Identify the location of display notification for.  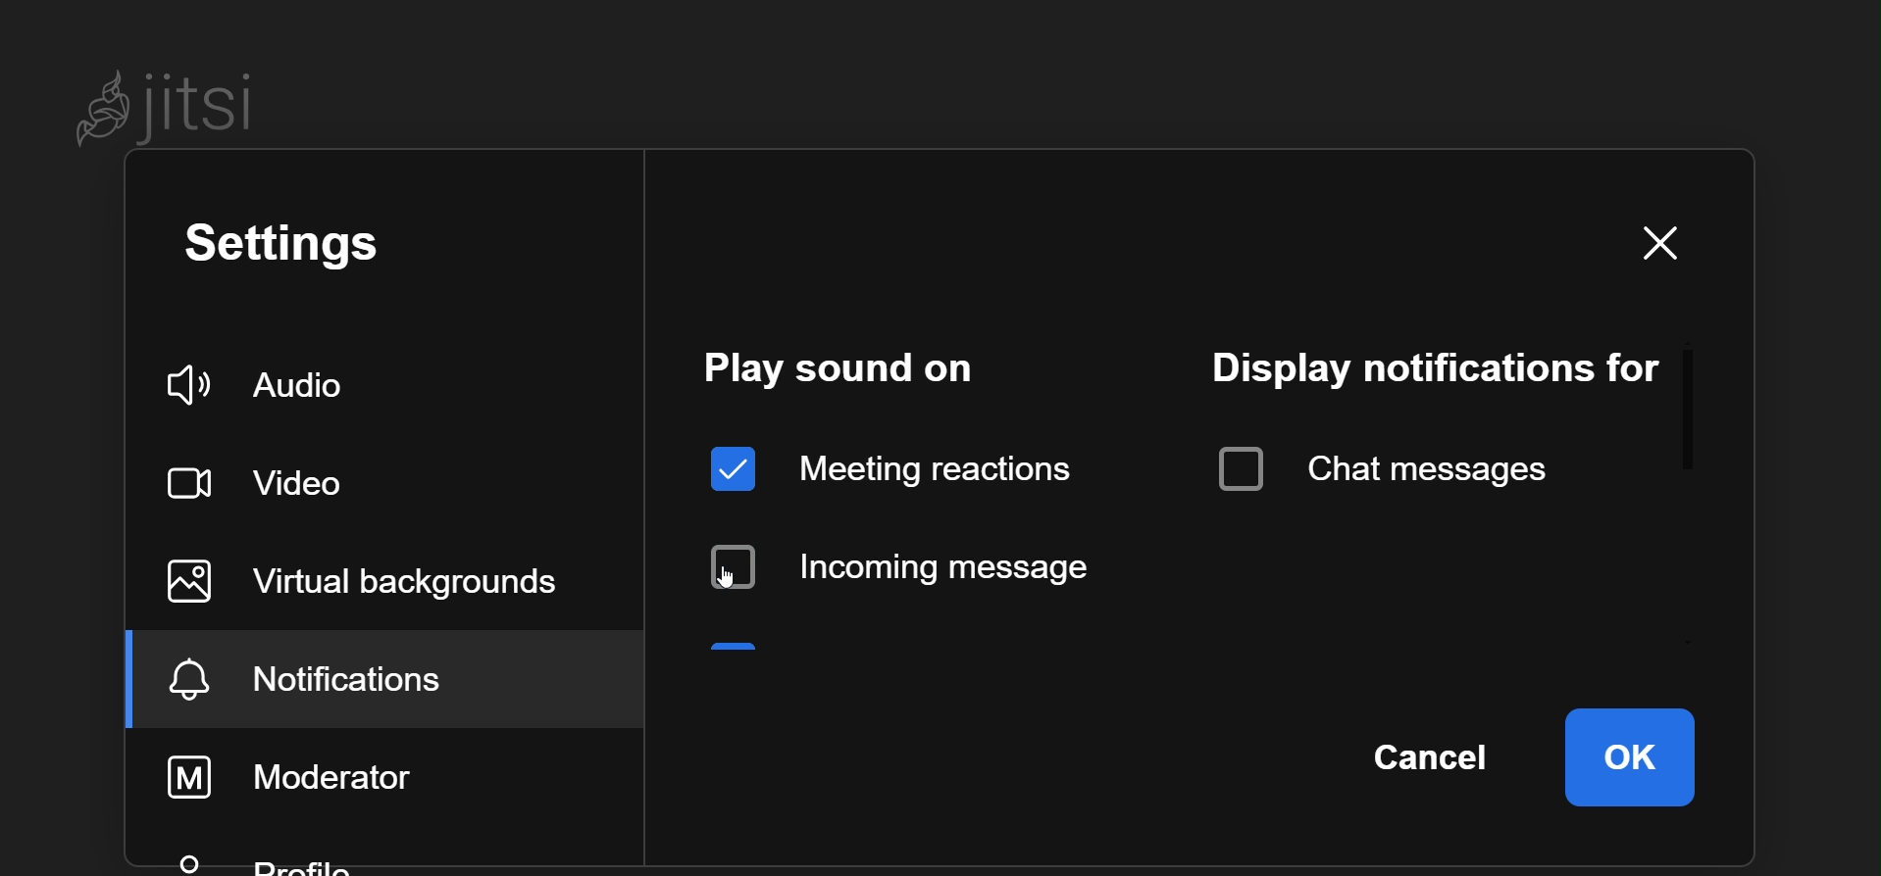
(1431, 366).